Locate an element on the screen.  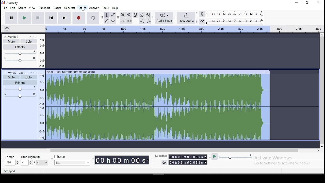
timer is located at coordinates (122, 159).